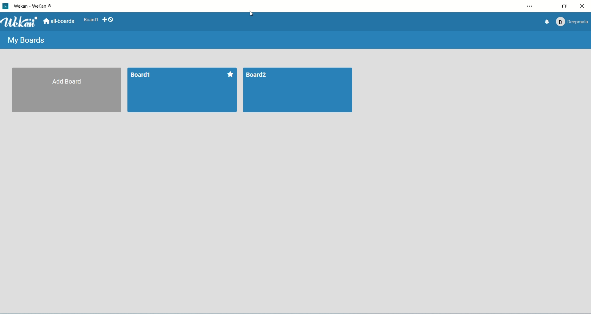  What do you see at coordinates (566, 6) in the screenshot?
I see `maximize` at bounding box center [566, 6].